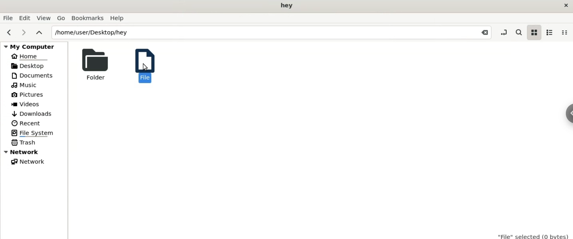 The width and height of the screenshot is (573, 239). I want to click on recent, so click(26, 123).